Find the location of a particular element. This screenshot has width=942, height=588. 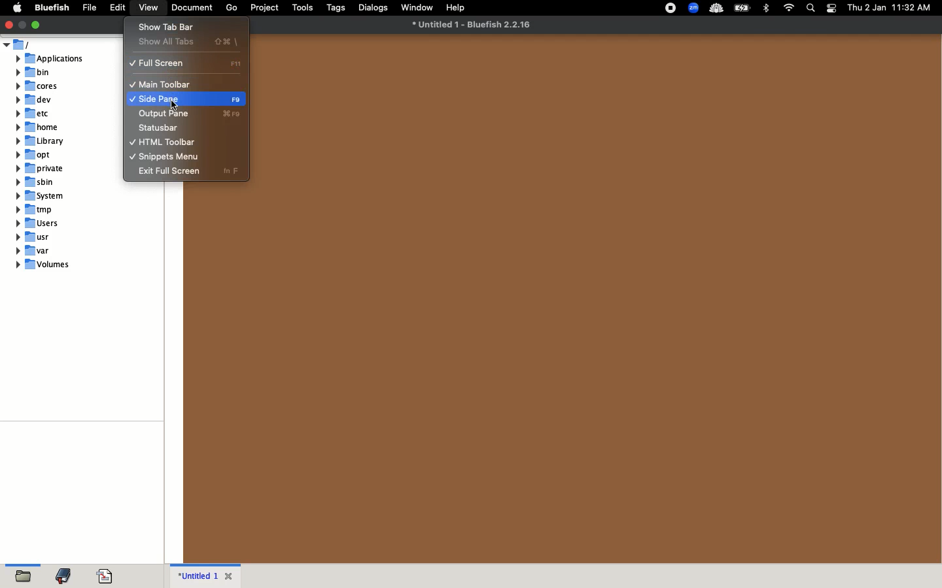

full screen is located at coordinates (184, 63).